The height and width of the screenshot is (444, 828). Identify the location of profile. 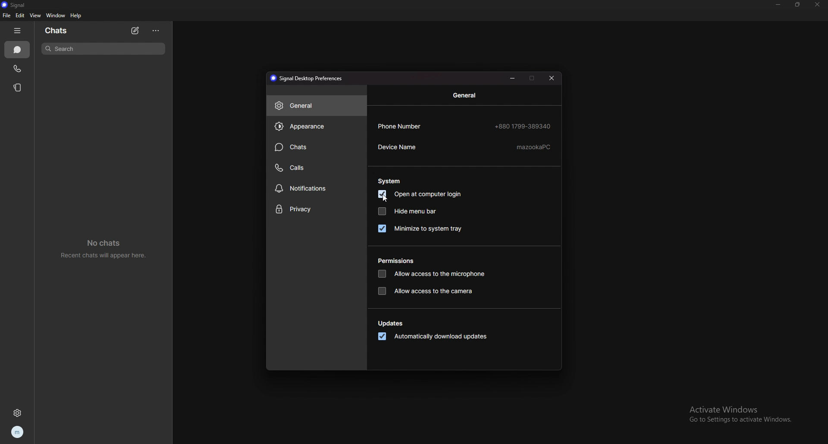
(16, 433).